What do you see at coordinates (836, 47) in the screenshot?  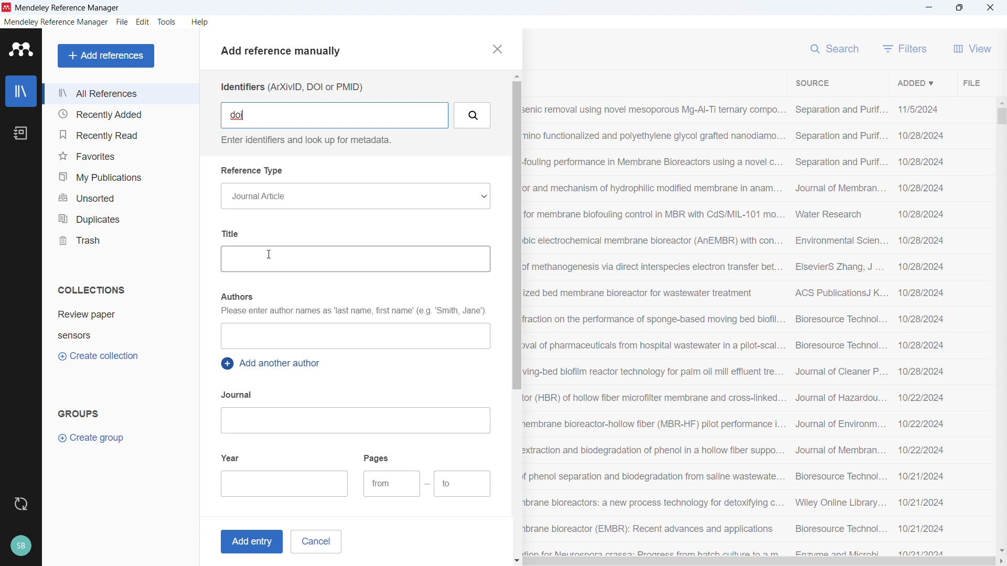 I see `search ` at bounding box center [836, 47].